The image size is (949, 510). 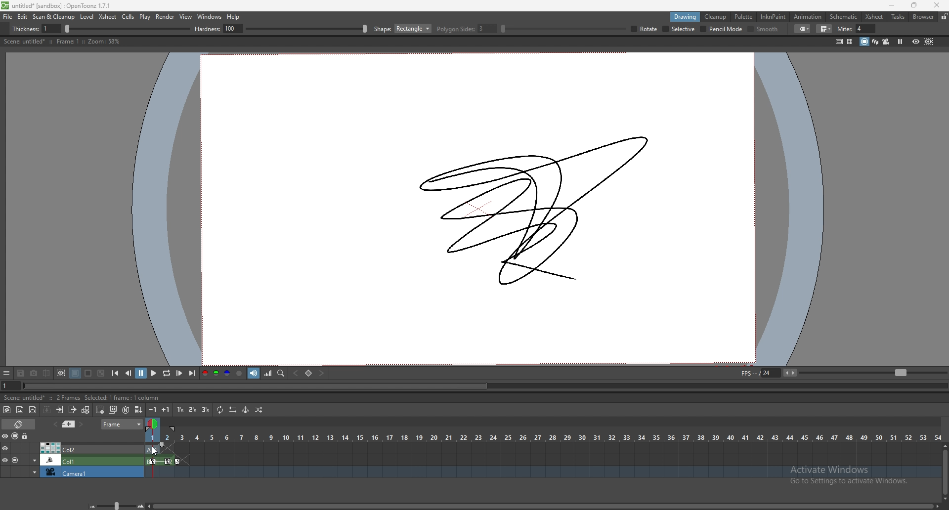 What do you see at coordinates (322, 373) in the screenshot?
I see `next key` at bounding box center [322, 373].